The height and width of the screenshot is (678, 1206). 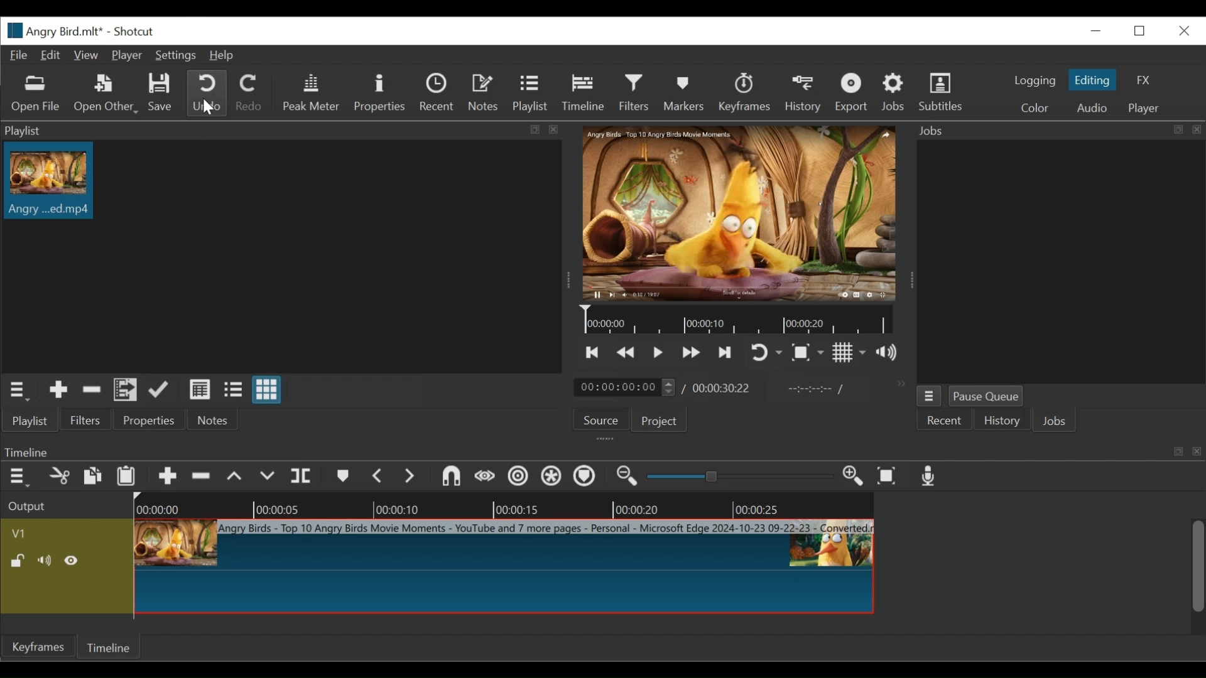 I want to click on Show display grid on player, so click(x=850, y=352).